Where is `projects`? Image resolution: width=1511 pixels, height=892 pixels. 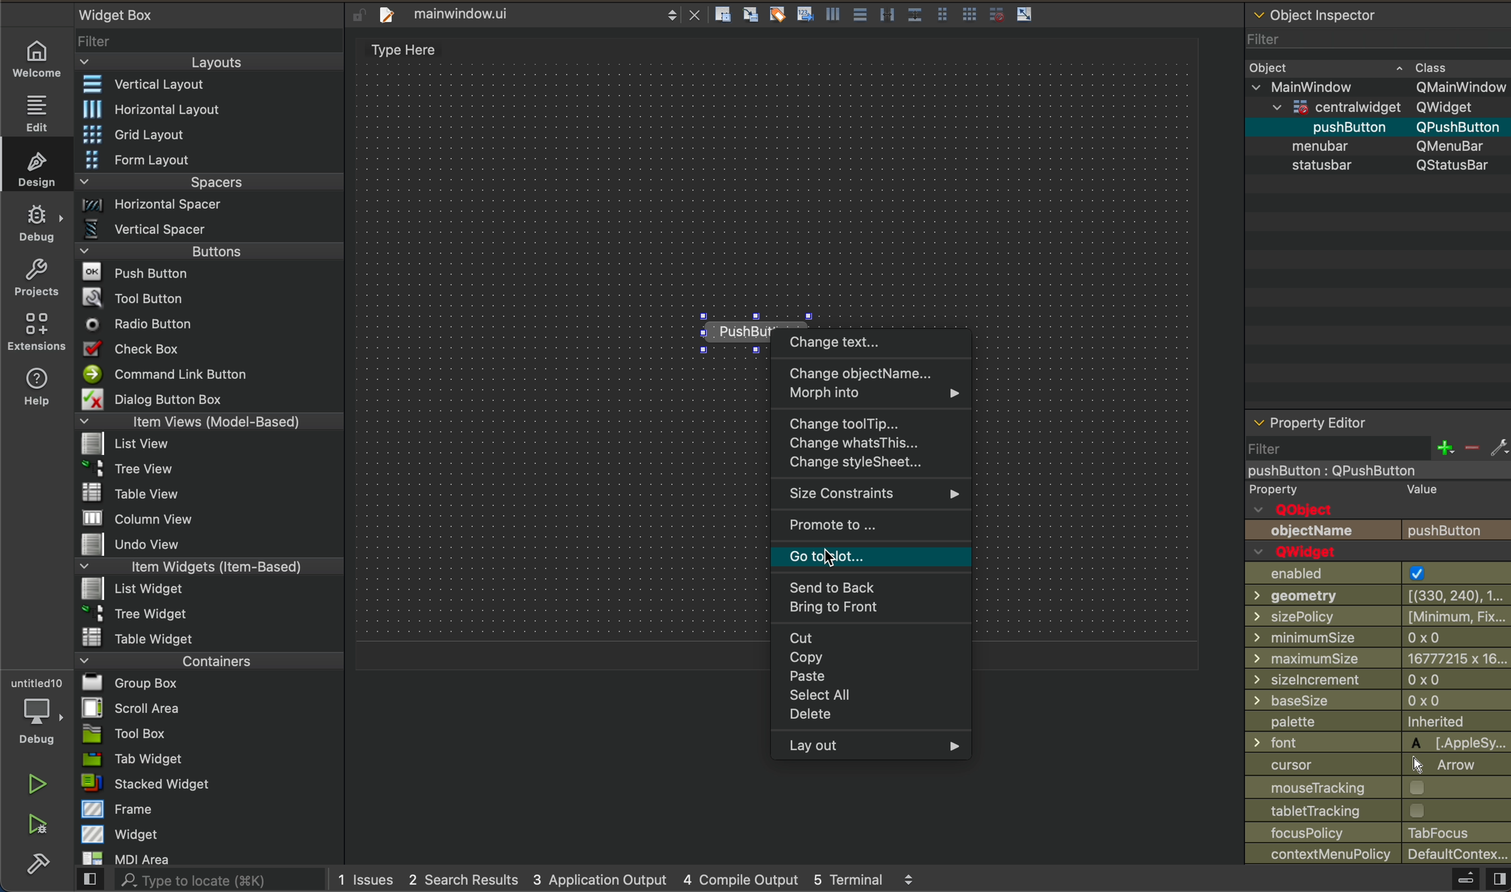
projects is located at coordinates (36, 277).